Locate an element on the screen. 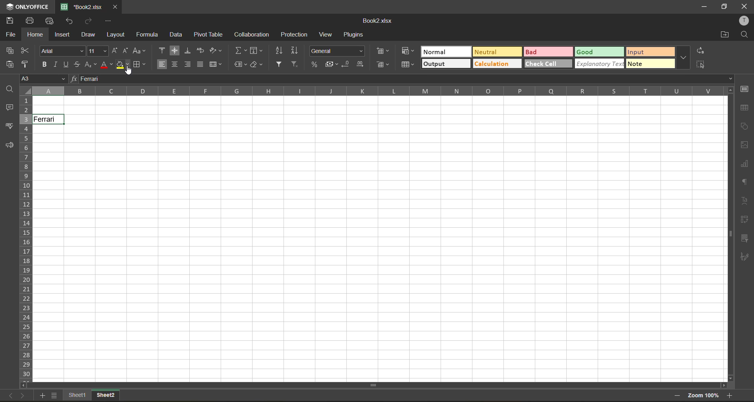 Image resolution: width=754 pixels, height=402 pixels. save is located at coordinates (11, 20).